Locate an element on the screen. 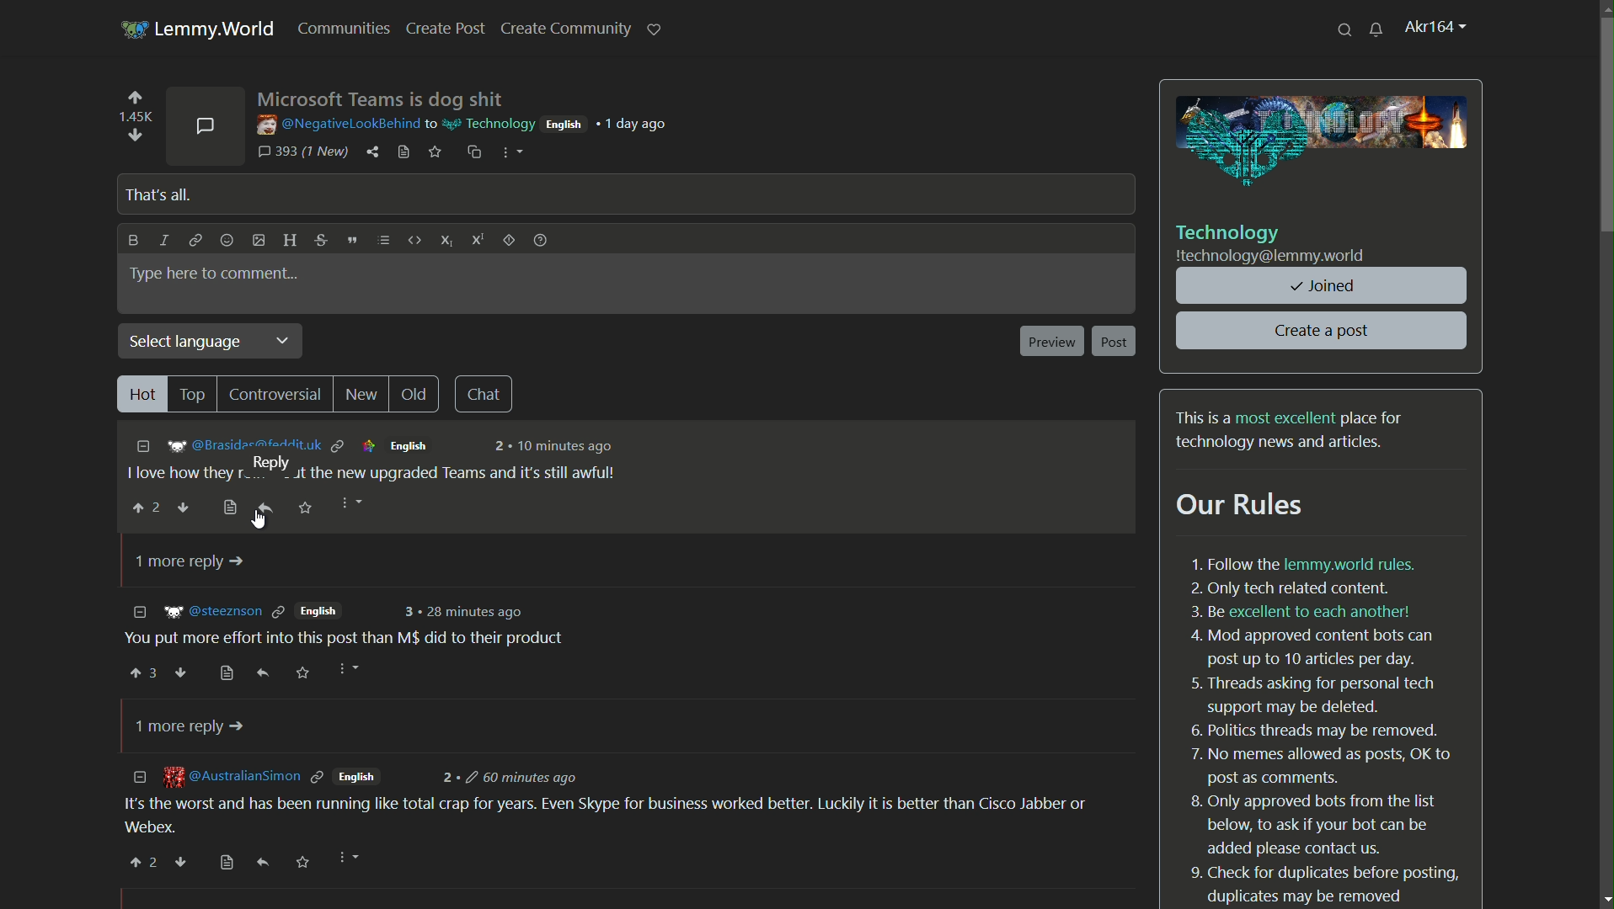 The height and width of the screenshot is (909, 1614). post is located at coordinates (1115, 342).